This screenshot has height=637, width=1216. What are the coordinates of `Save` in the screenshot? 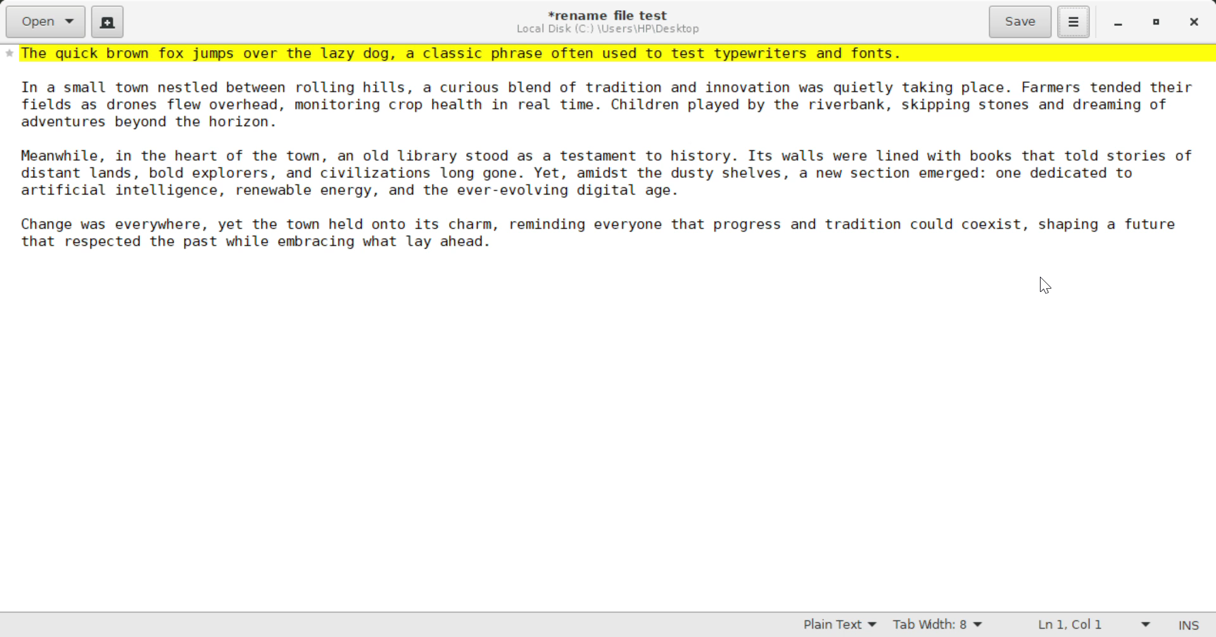 It's located at (1021, 22).